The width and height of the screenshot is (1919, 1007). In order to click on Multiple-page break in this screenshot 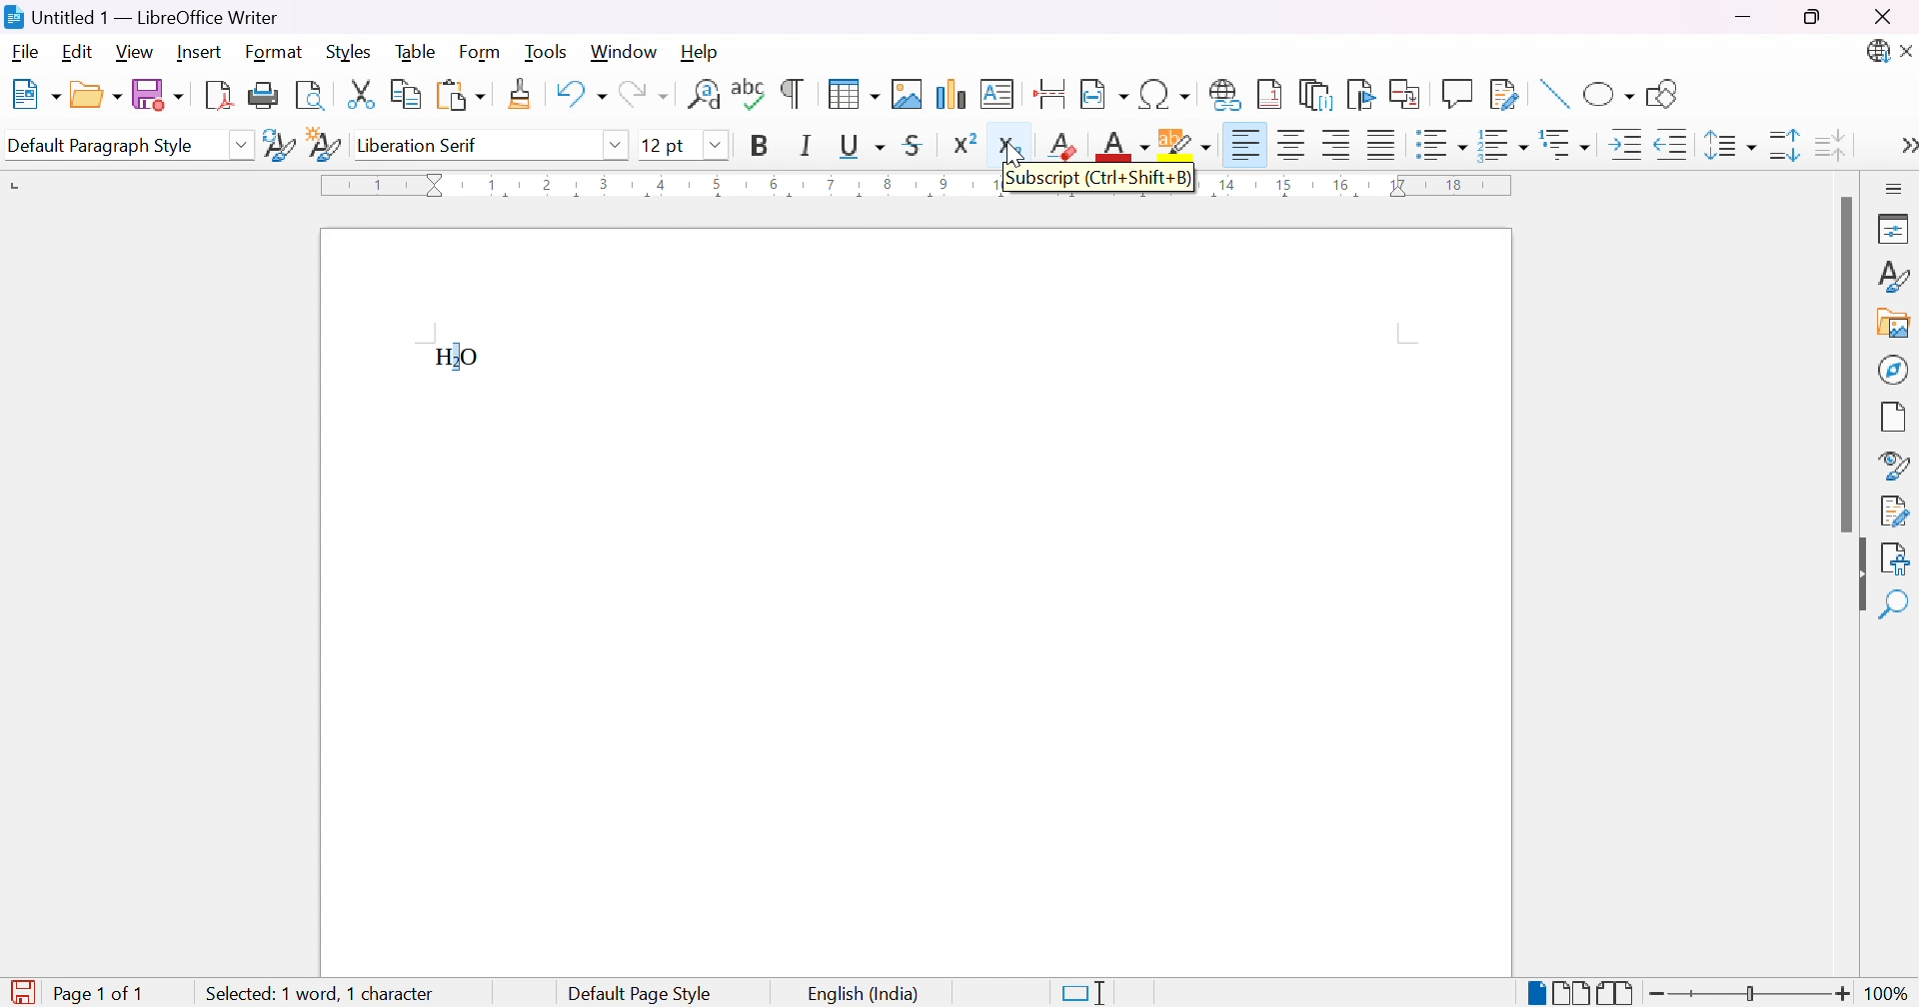, I will do `click(1570, 995)`.